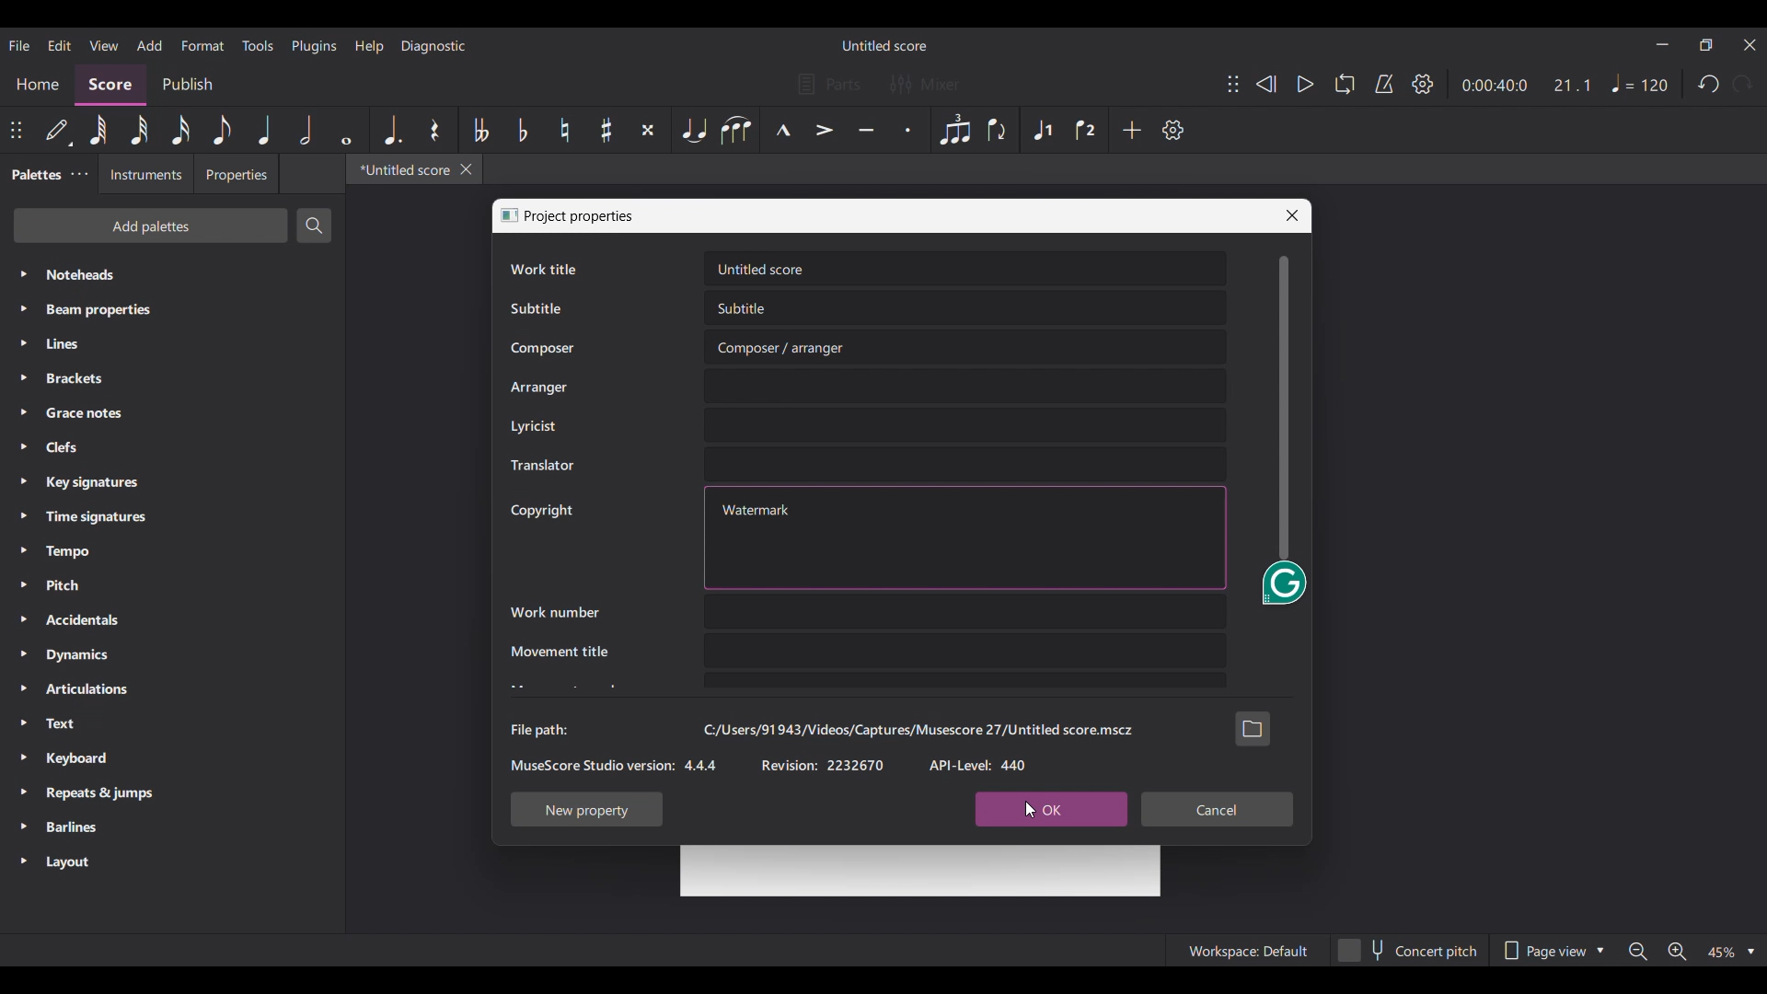 Image resolution: width=1767 pixels, height=994 pixels. Describe the element at coordinates (180, 130) in the screenshot. I see `16th note` at that location.